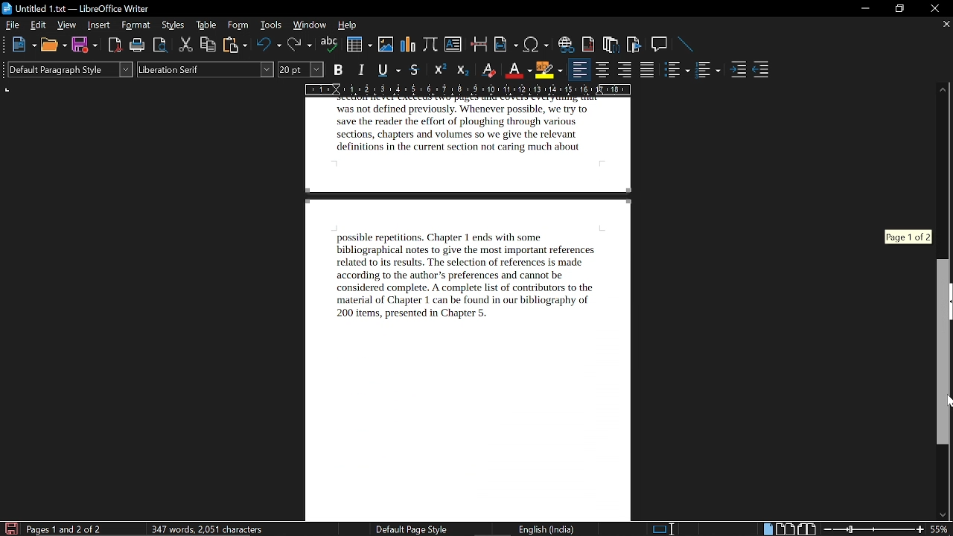 The width and height of the screenshot is (953, 536). What do you see at coordinates (943, 353) in the screenshot?
I see `vertical scrollbar` at bounding box center [943, 353].